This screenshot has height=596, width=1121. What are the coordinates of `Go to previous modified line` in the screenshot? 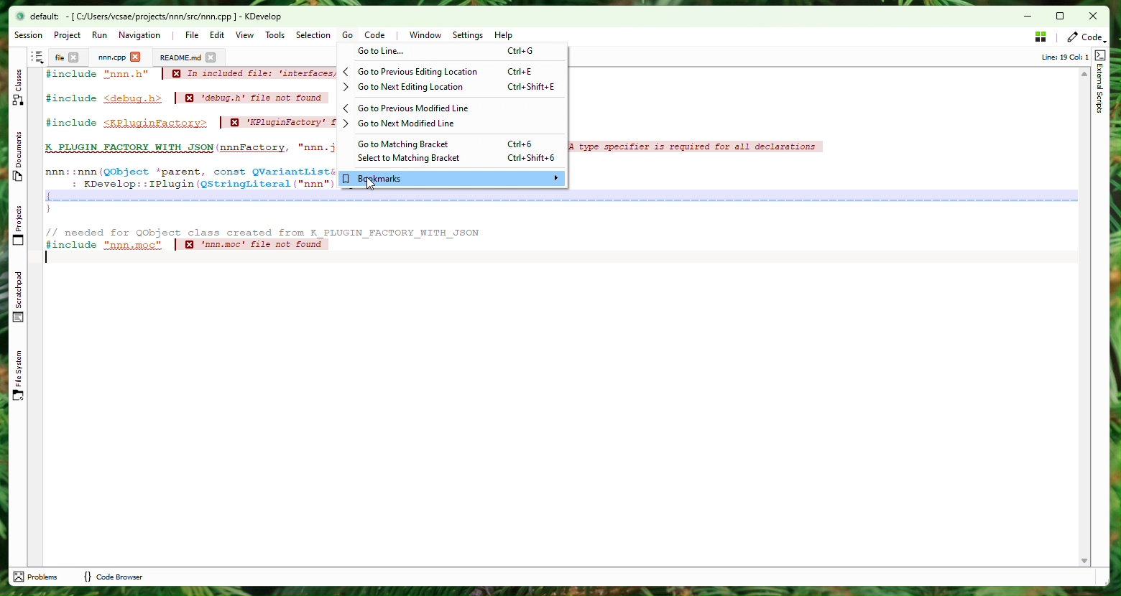 It's located at (452, 108).